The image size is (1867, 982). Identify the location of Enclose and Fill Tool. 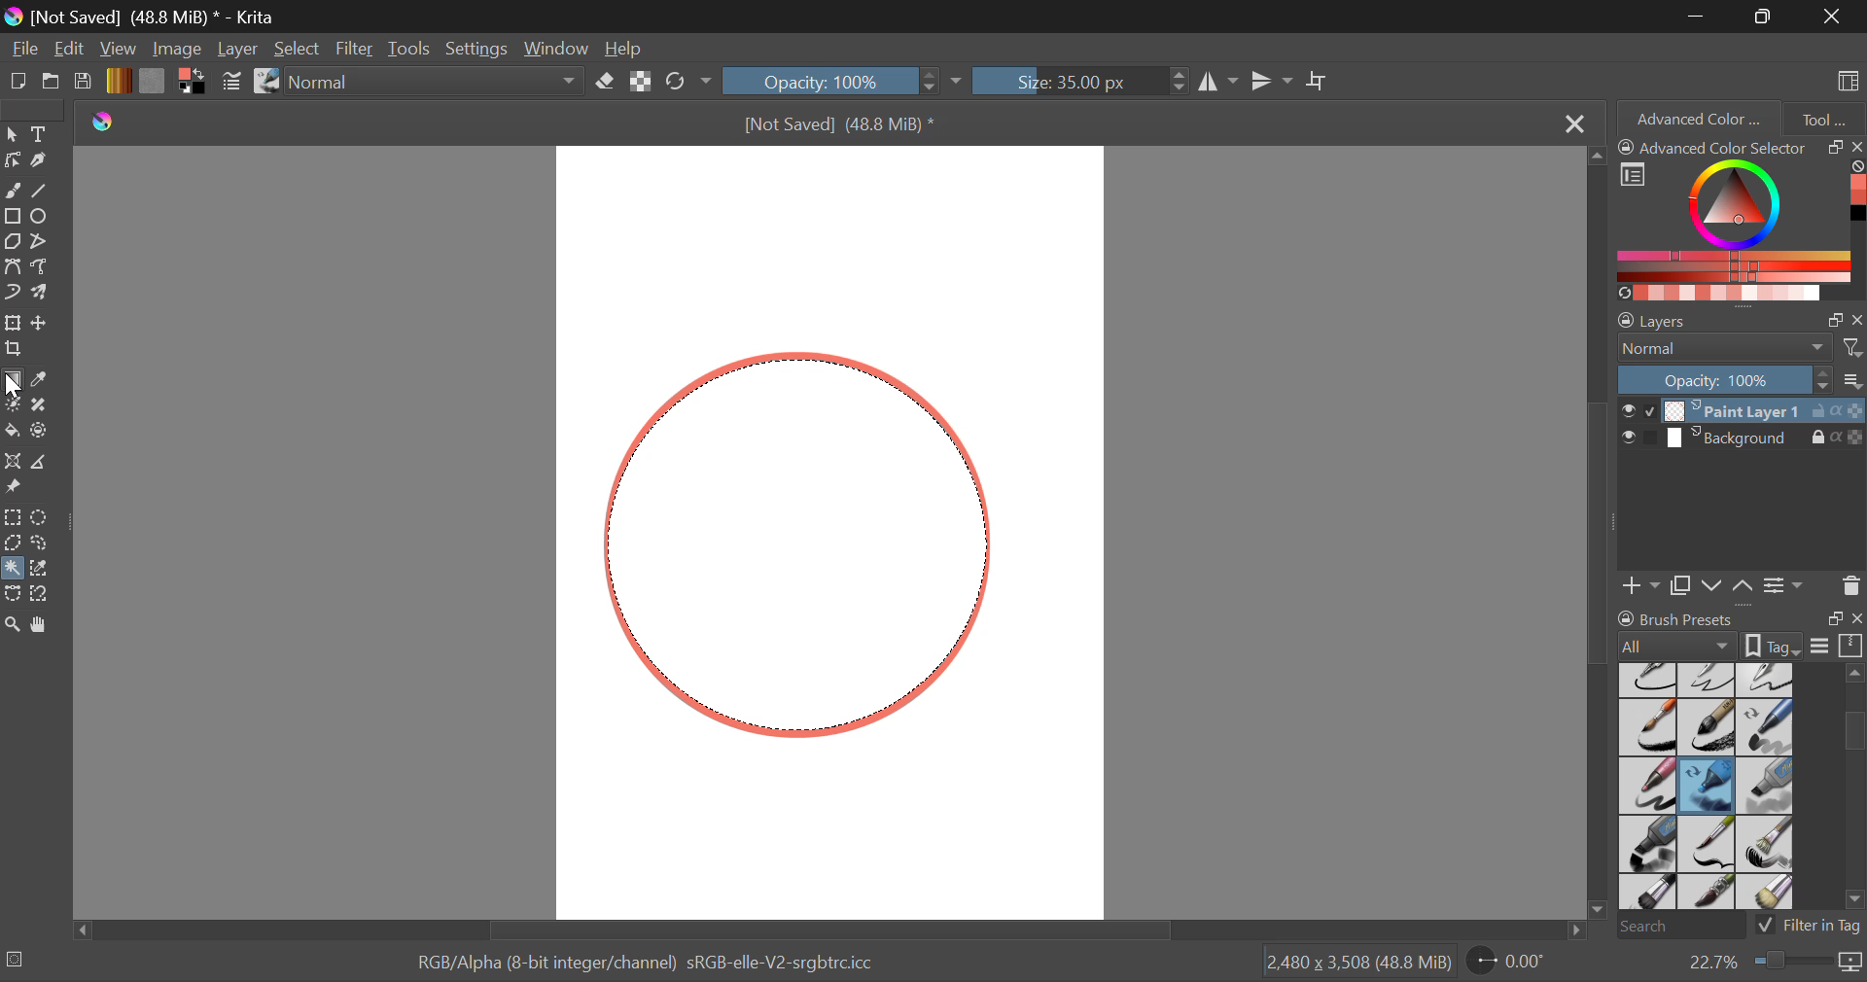
(41, 432).